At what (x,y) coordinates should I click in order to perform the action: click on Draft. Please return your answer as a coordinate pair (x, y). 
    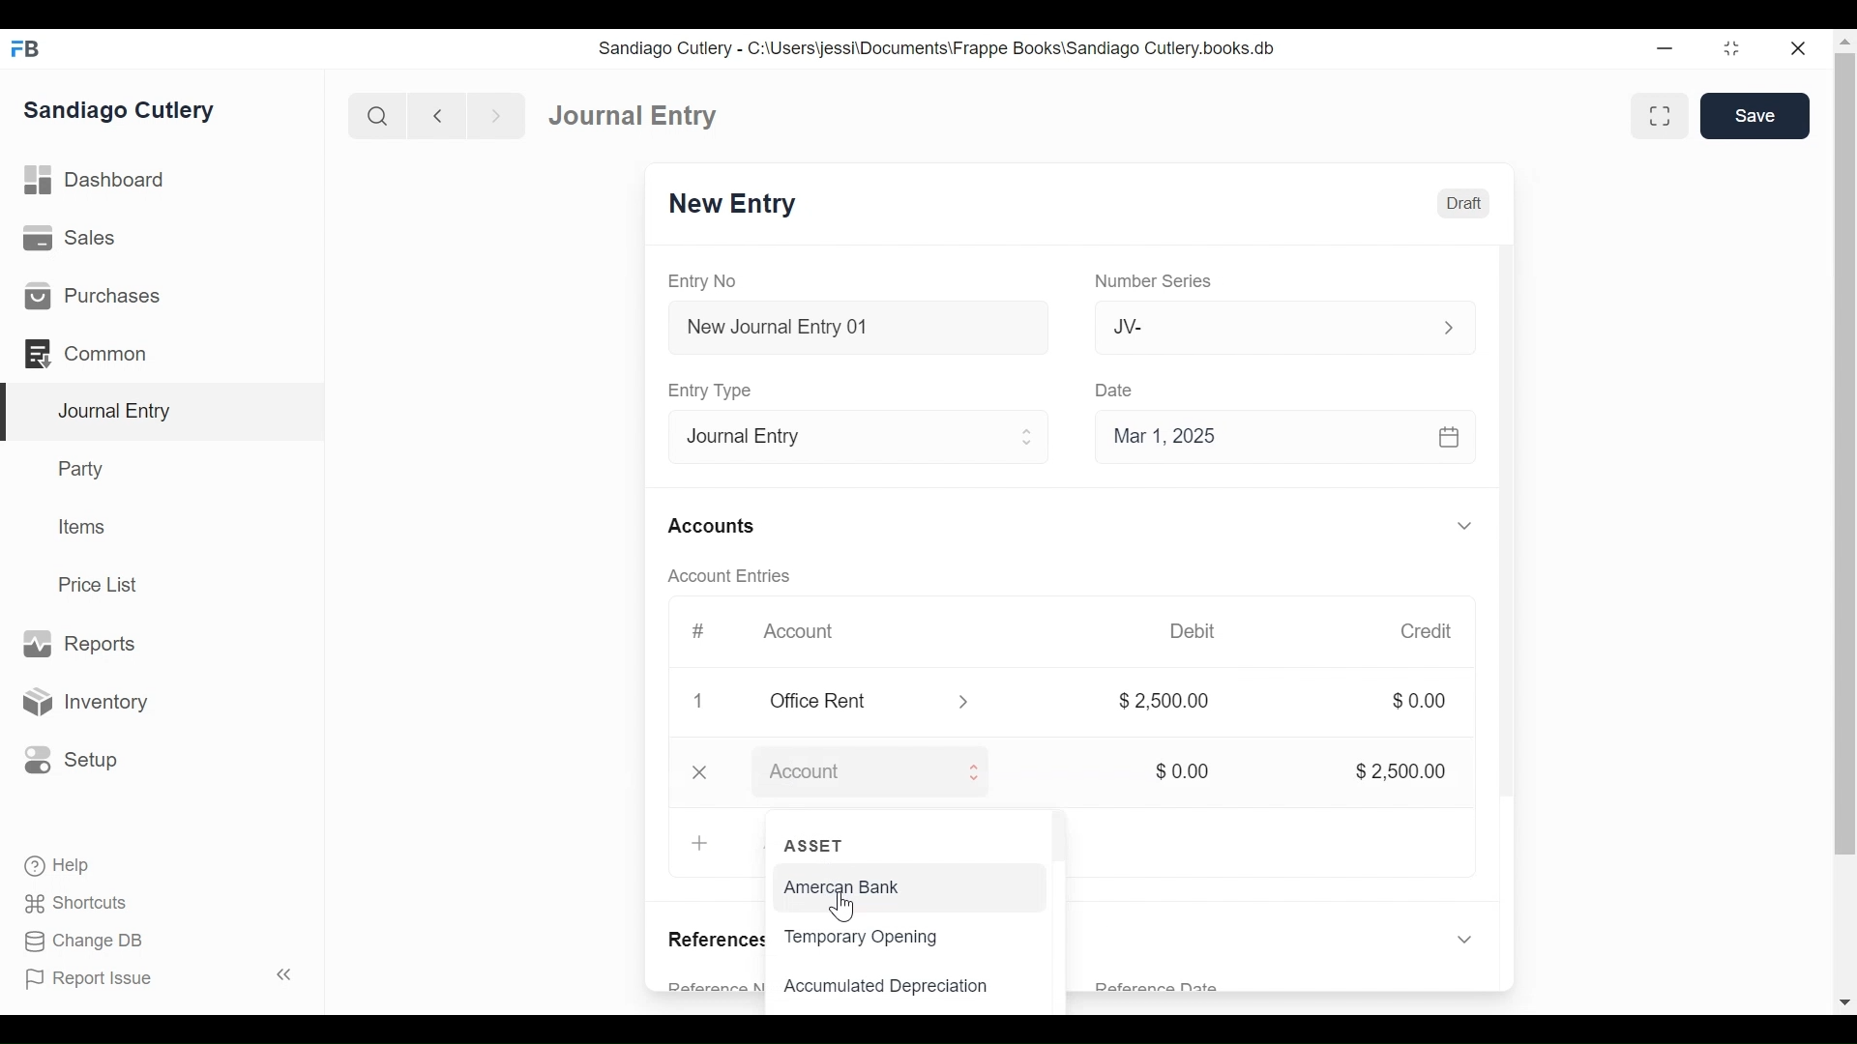
    Looking at the image, I should click on (1473, 203).